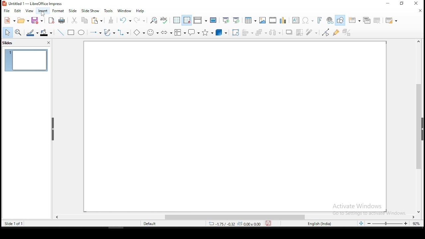 The width and height of the screenshot is (425, 239). Describe the element at coordinates (418, 41) in the screenshot. I see `scroll up` at that location.